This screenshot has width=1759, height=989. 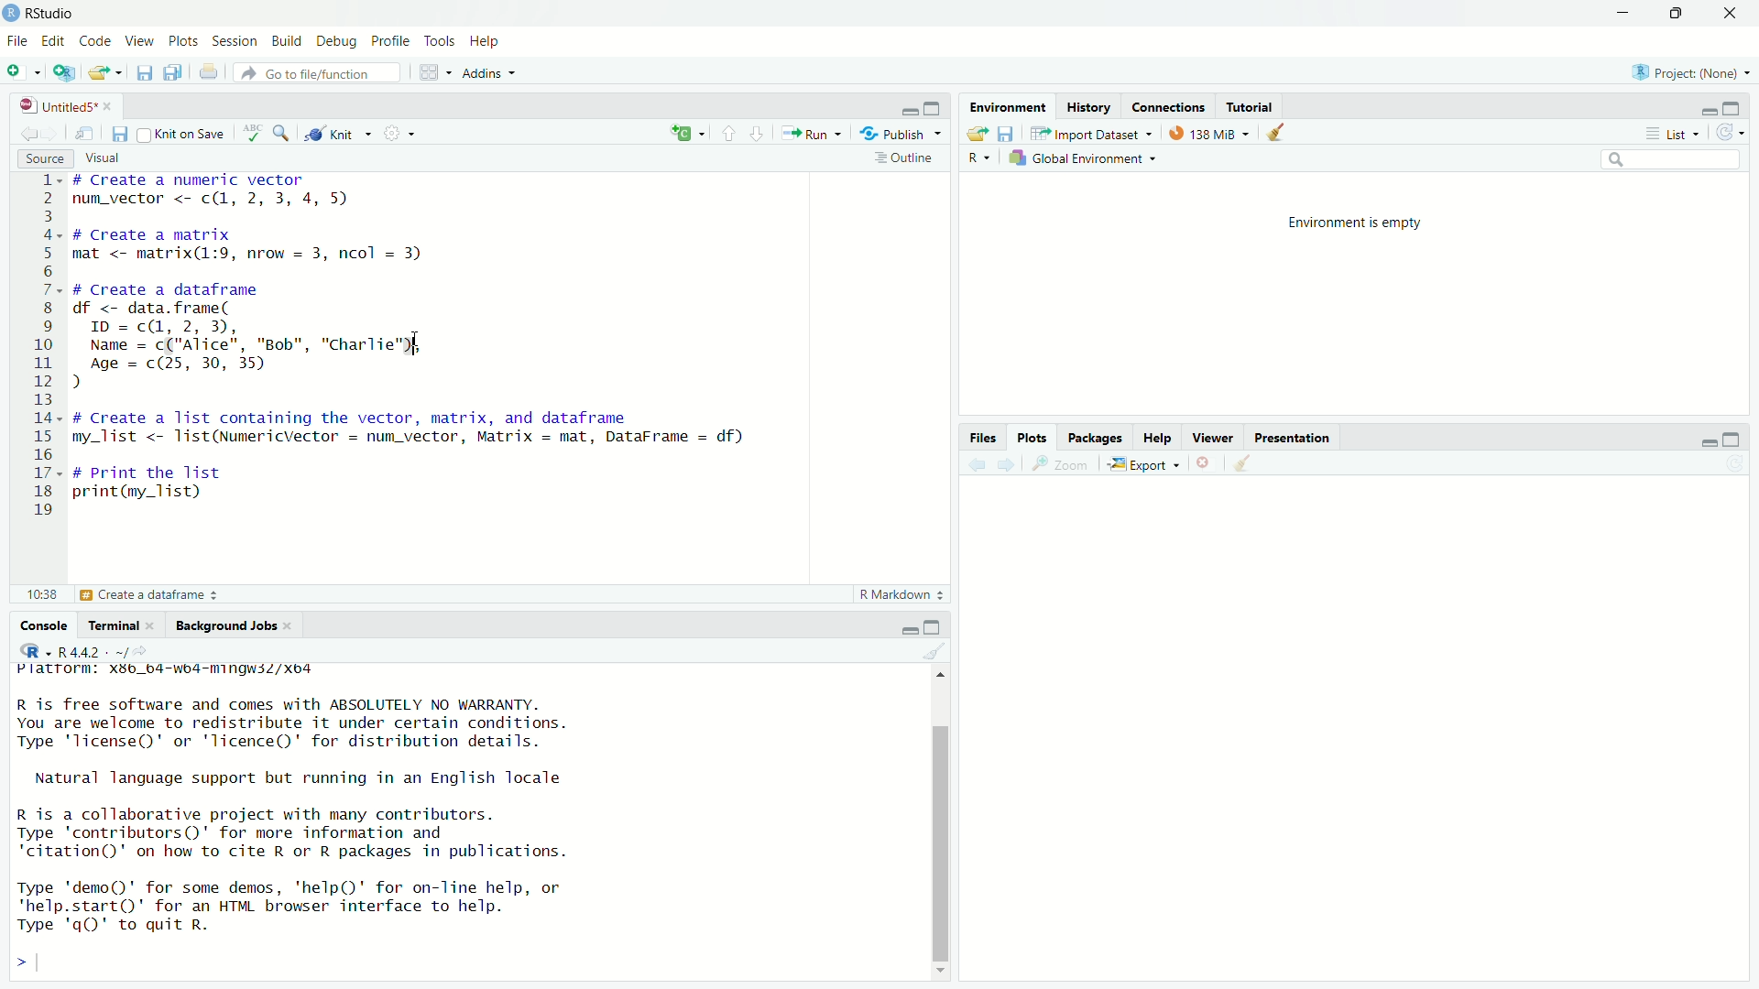 What do you see at coordinates (1091, 134) in the screenshot?
I see `Import Dataset ~` at bounding box center [1091, 134].